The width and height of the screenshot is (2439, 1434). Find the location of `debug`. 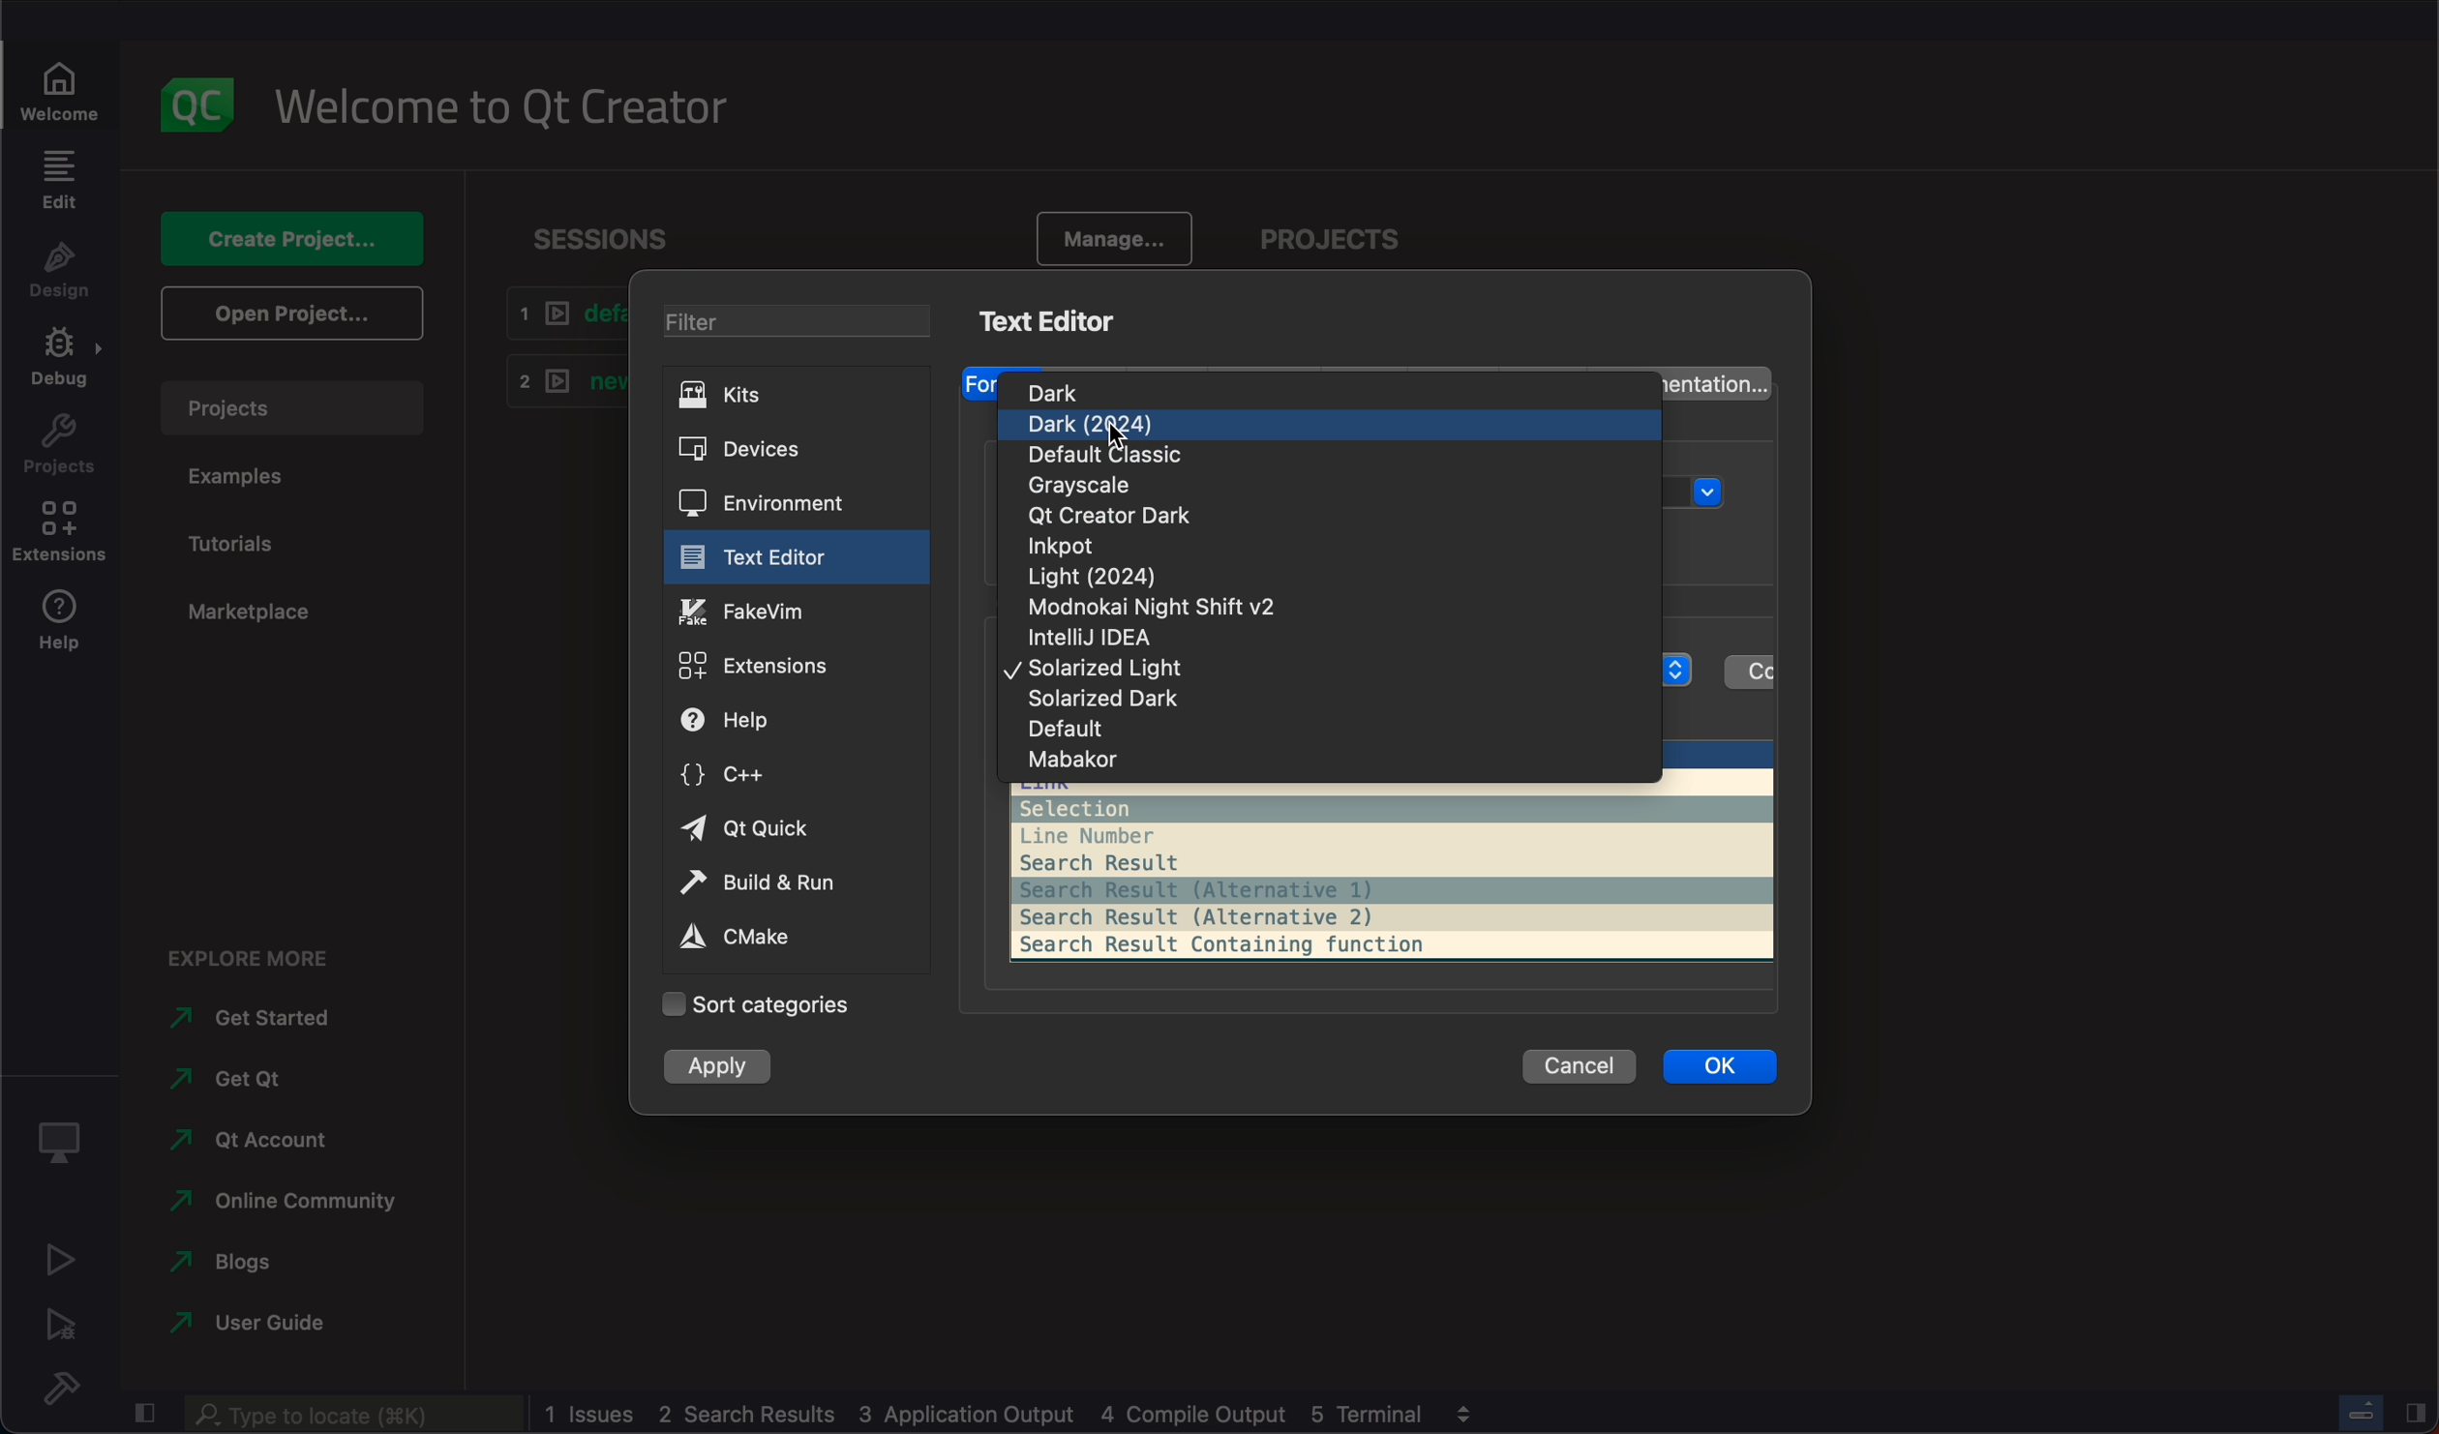

debug is located at coordinates (63, 1144).